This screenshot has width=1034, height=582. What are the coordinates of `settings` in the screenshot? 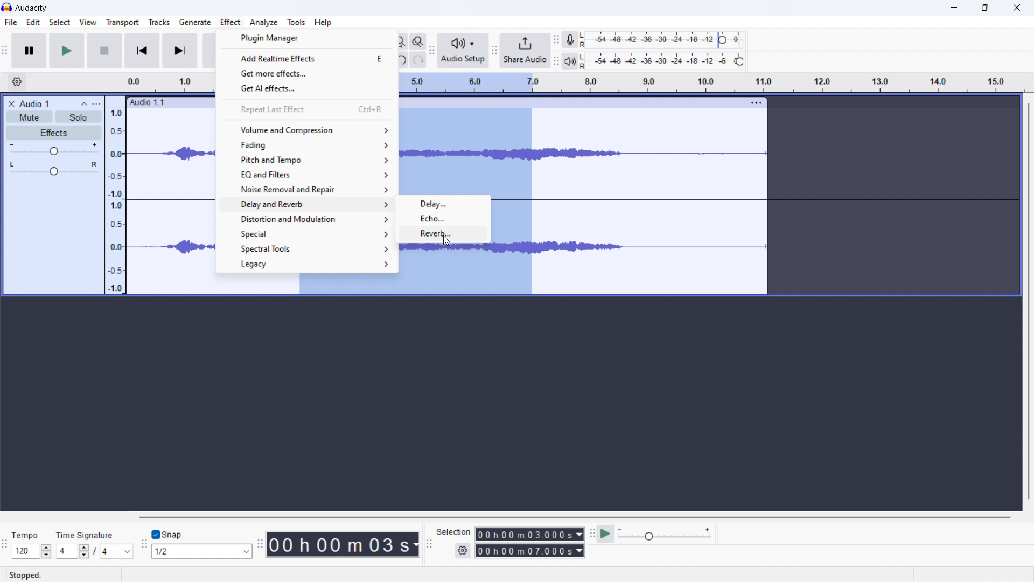 It's located at (16, 82).